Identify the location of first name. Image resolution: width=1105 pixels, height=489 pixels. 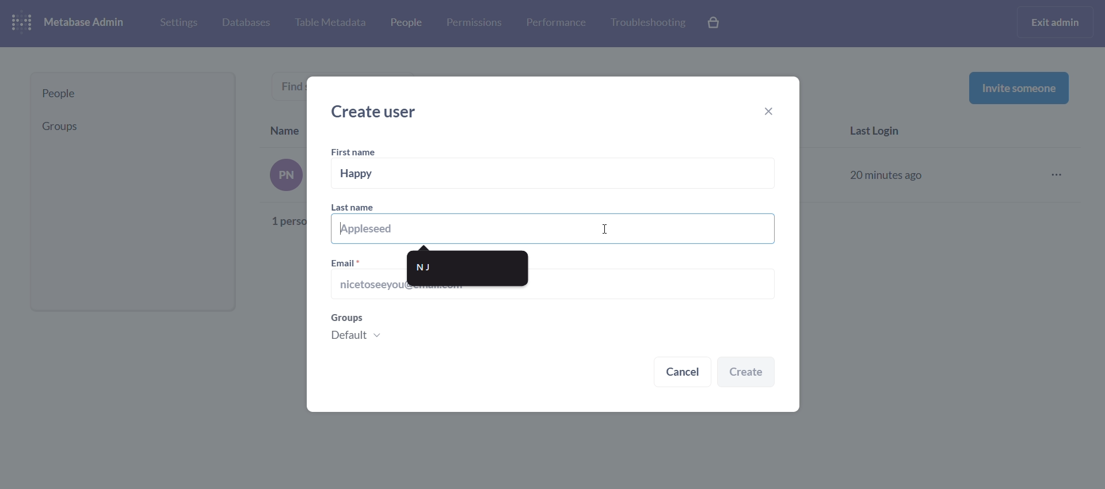
(356, 152).